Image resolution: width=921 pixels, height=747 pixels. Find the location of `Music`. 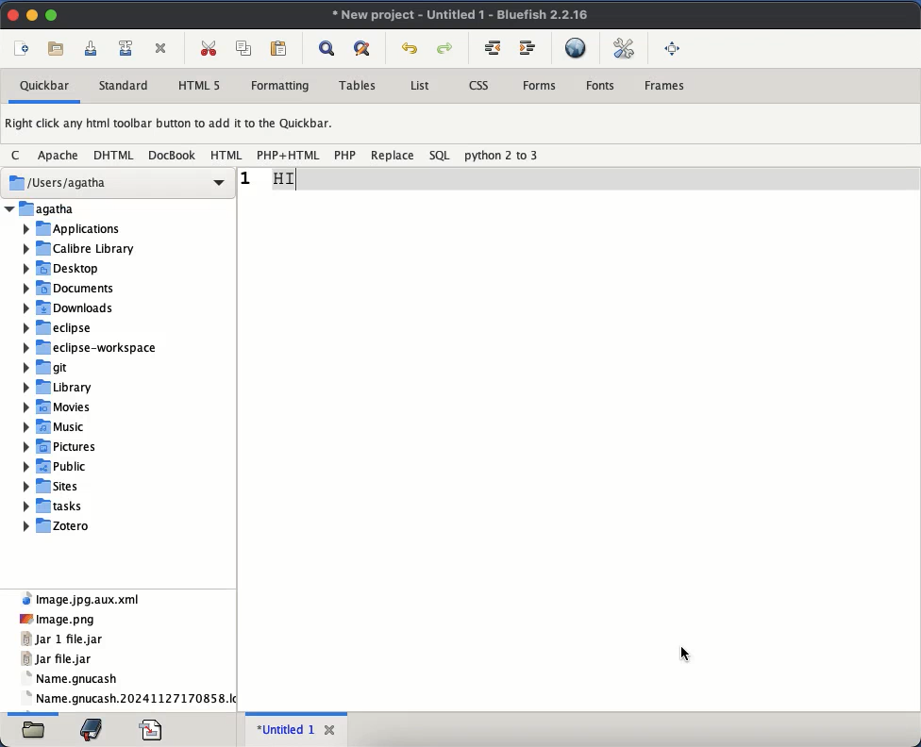

Music is located at coordinates (55, 425).